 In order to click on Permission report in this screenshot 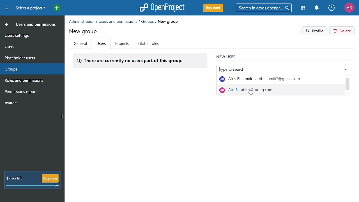, I will do `click(31, 92)`.